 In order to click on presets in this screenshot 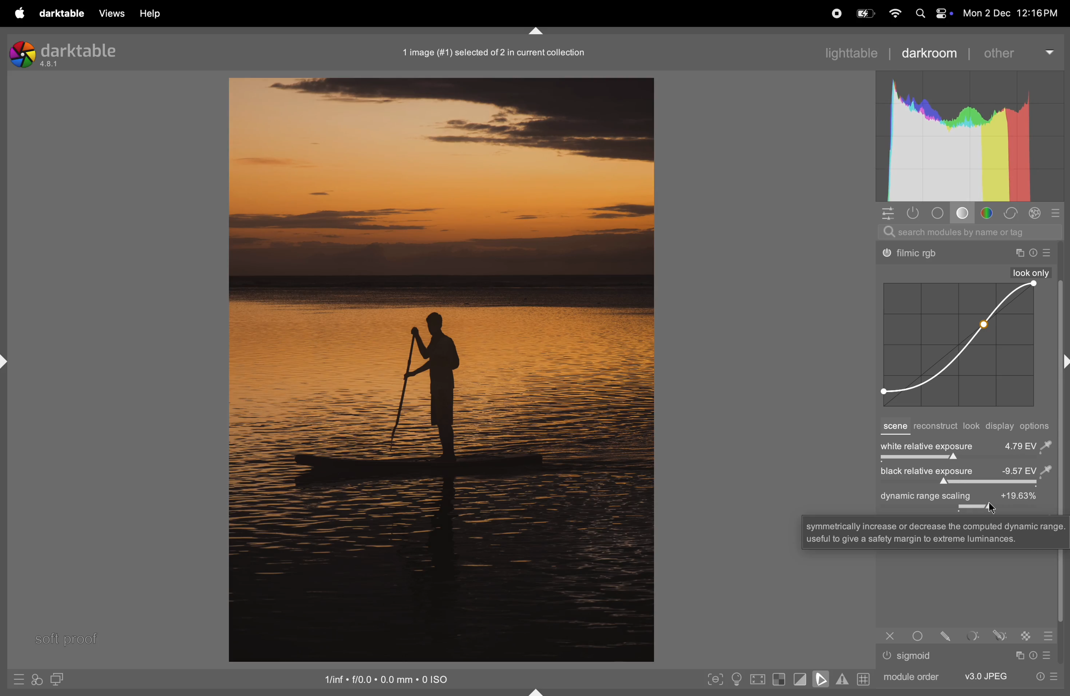, I will do `click(1057, 213)`.